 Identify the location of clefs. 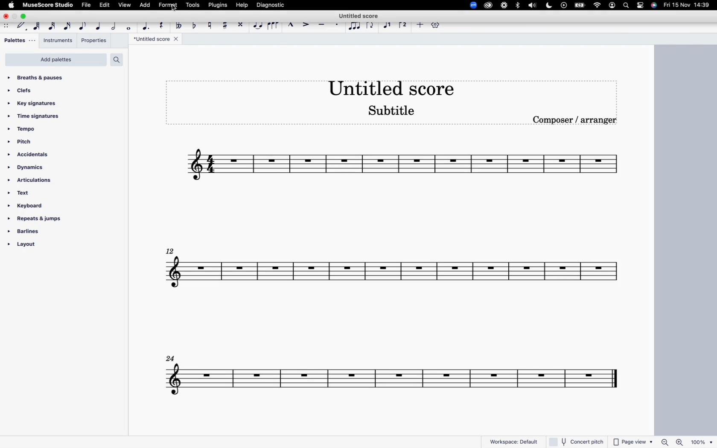
(29, 91).